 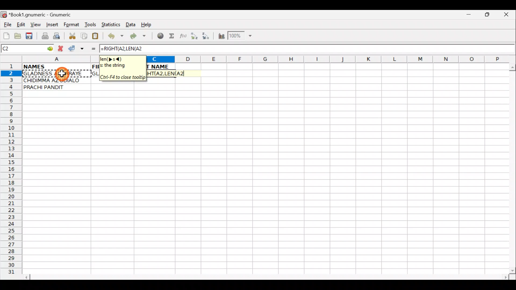 I want to click on Close, so click(x=508, y=16).